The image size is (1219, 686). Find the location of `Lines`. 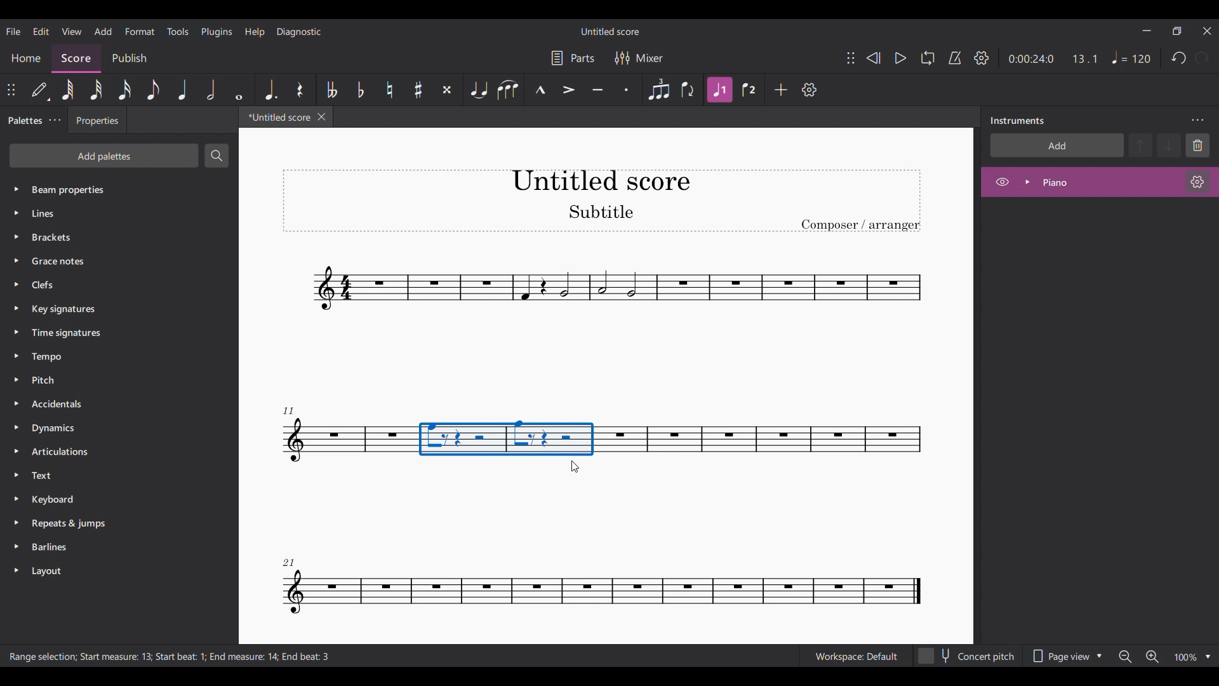

Lines is located at coordinates (113, 213).